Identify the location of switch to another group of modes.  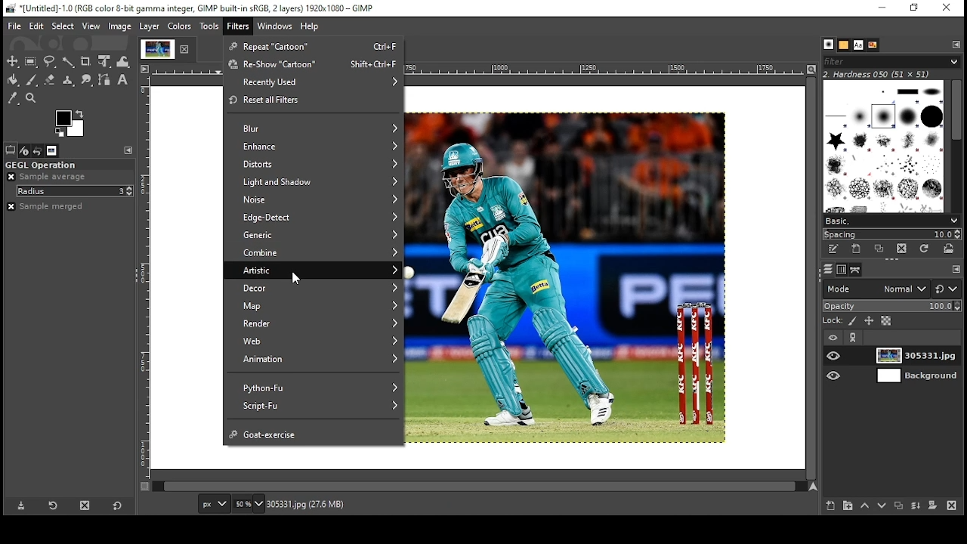
(948, 289).